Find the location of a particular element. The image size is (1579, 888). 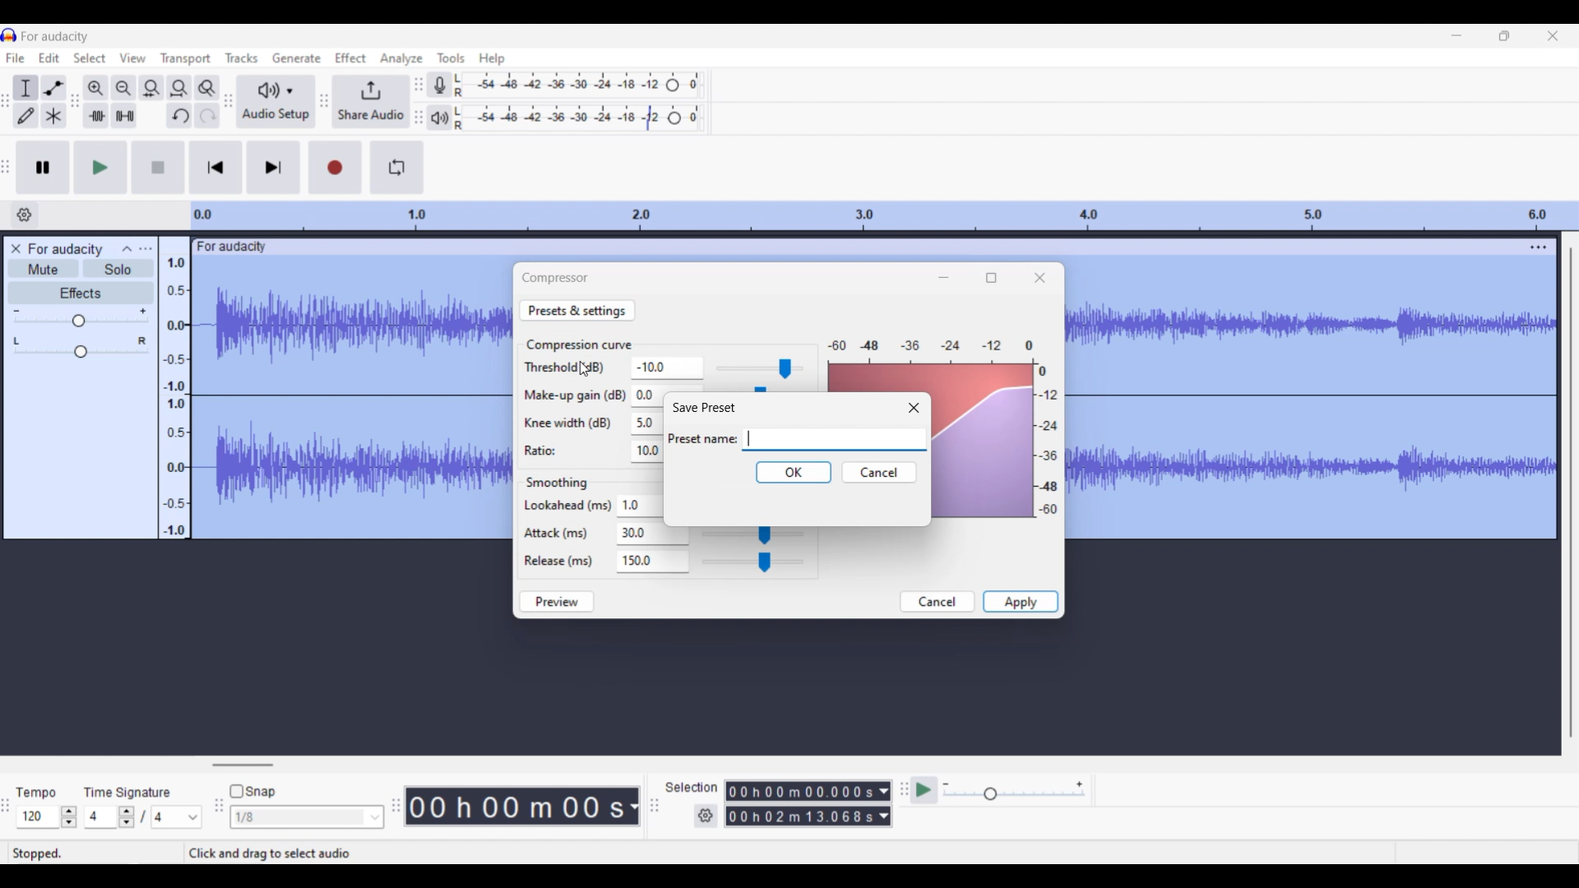

Playback meter is located at coordinates (439, 118).